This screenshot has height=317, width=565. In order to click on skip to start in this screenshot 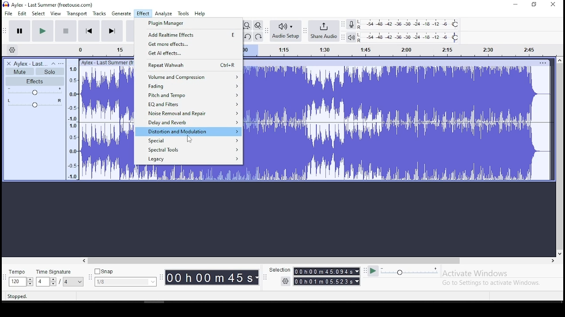, I will do `click(89, 31)`.